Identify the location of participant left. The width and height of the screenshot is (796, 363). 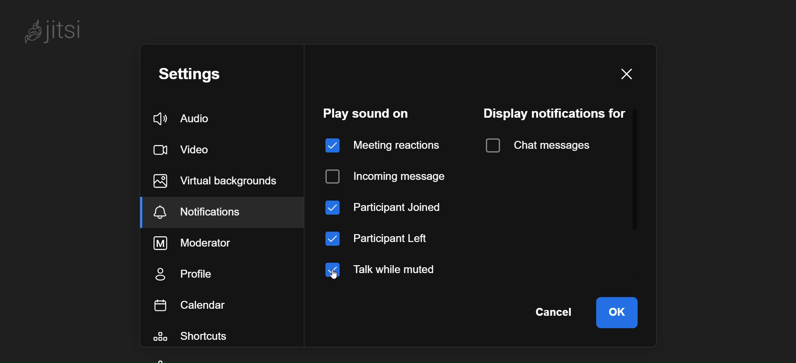
(383, 240).